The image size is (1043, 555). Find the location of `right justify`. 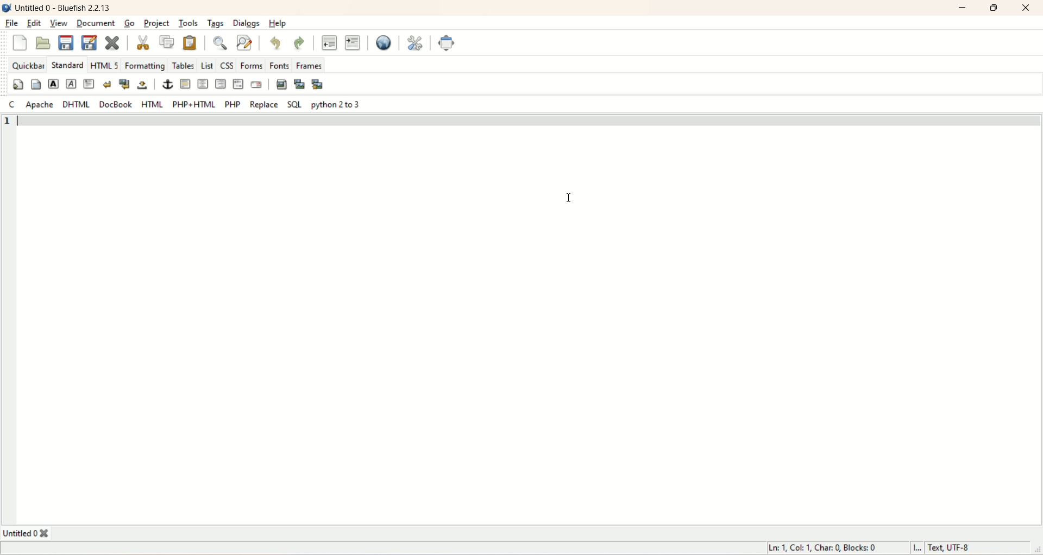

right justify is located at coordinates (219, 83).